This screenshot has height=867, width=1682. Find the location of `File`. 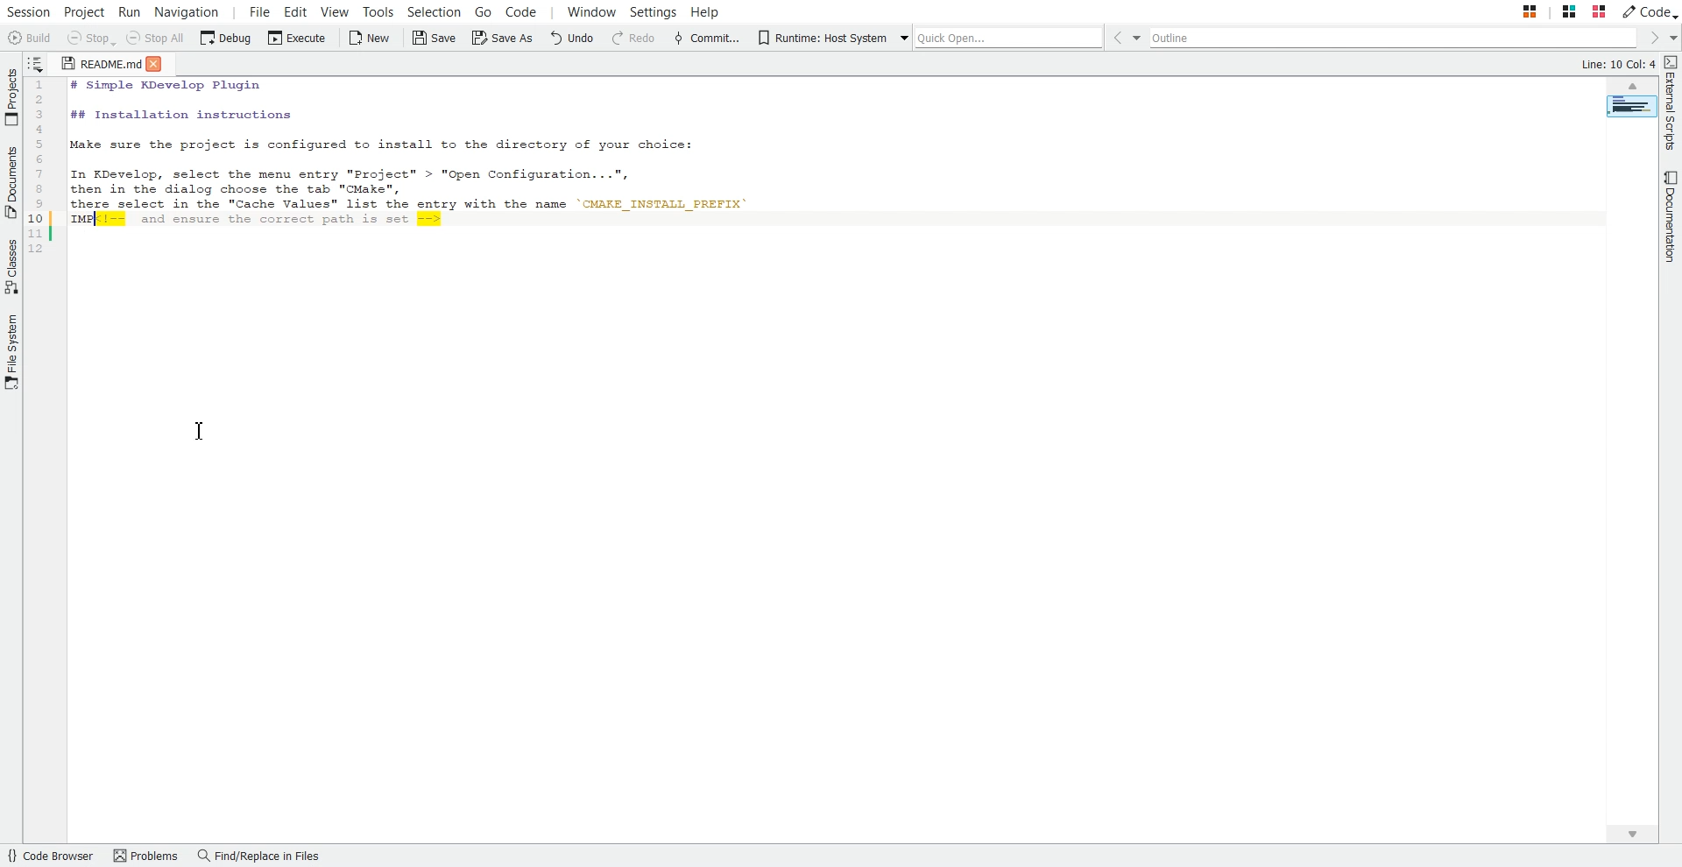

File is located at coordinates (260, 11).